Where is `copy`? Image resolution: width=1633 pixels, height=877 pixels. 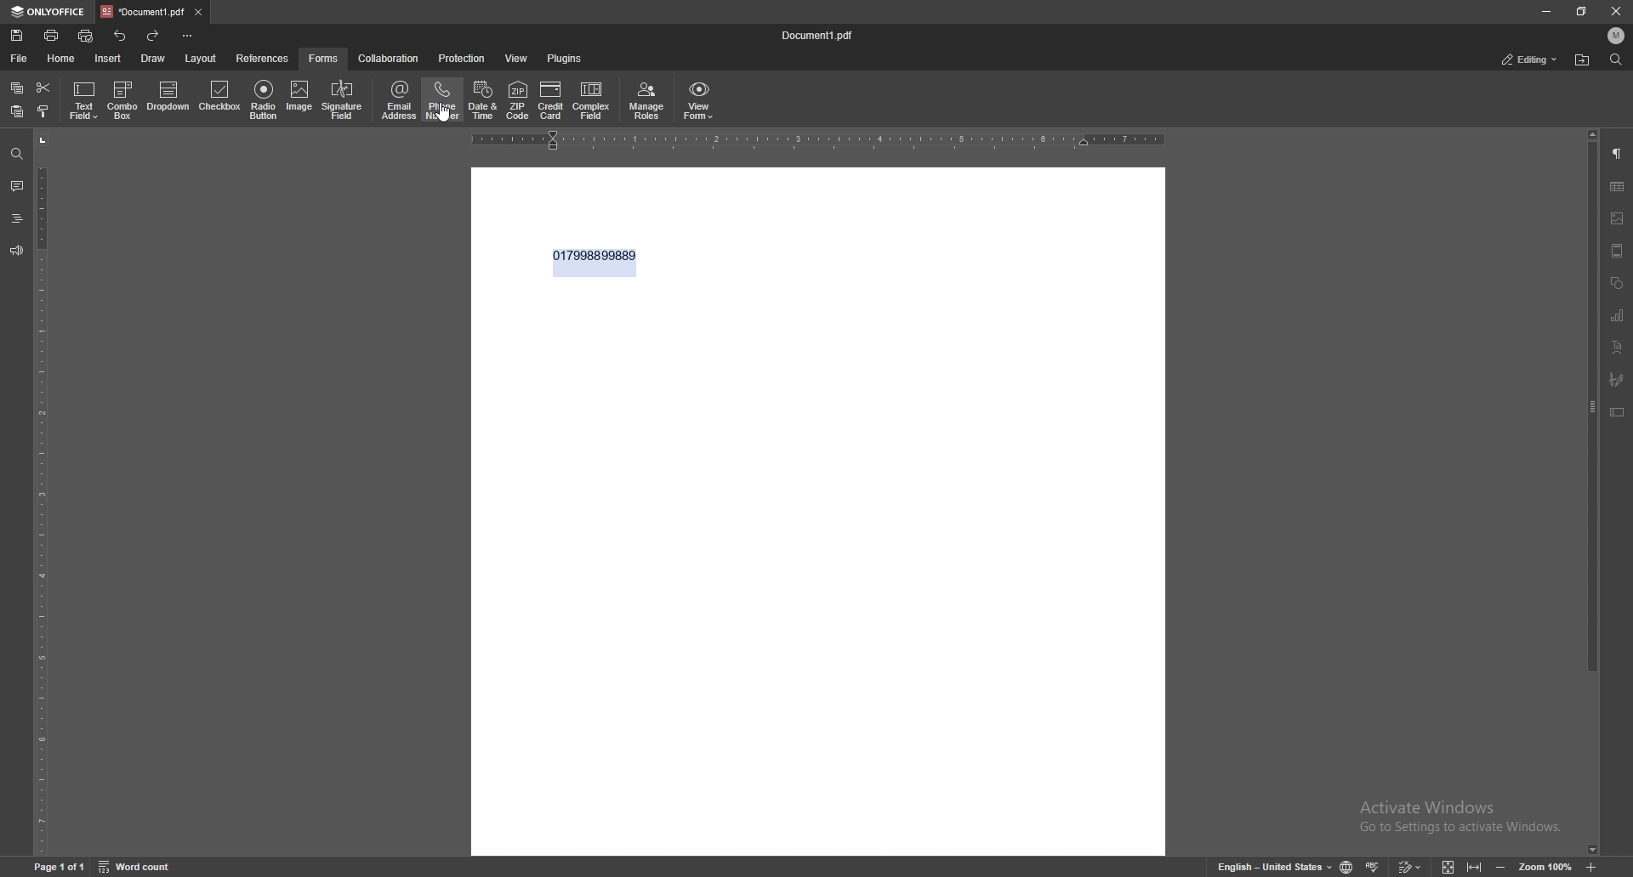 copy is located at coordinates (16, 88).